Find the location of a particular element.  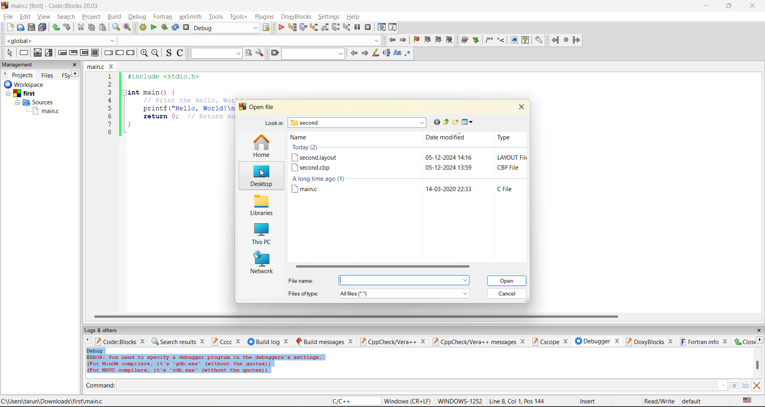

view is located at coordinates (45, 16).